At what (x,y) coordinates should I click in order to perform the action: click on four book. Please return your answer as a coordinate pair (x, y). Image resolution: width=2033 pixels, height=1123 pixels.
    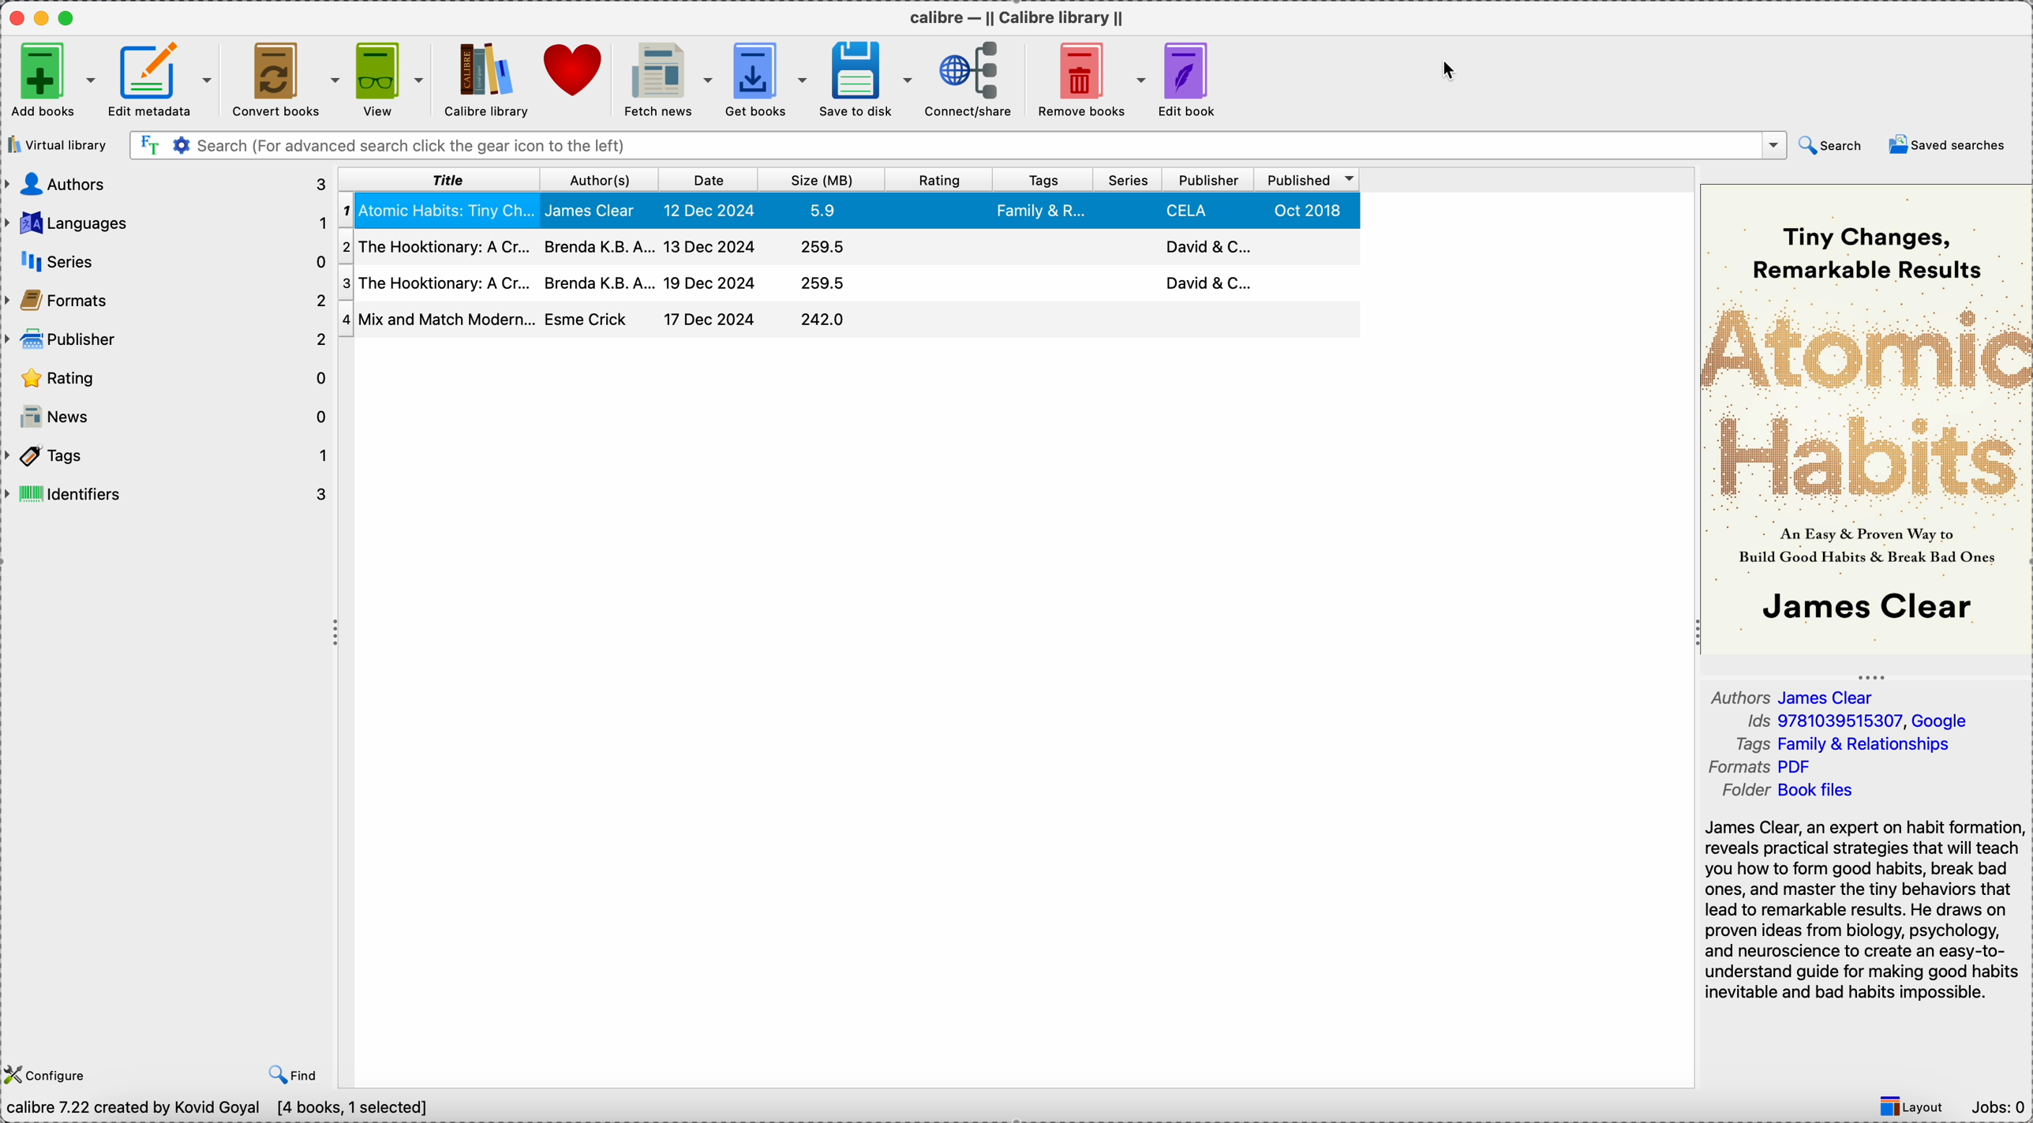
    Looking at the image, I should click on (850, 321).